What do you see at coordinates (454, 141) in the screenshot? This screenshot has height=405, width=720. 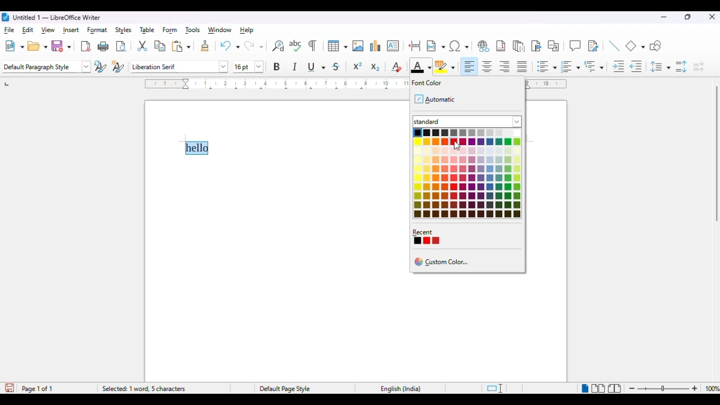 I see `red color` at bounding box center [454, 141].